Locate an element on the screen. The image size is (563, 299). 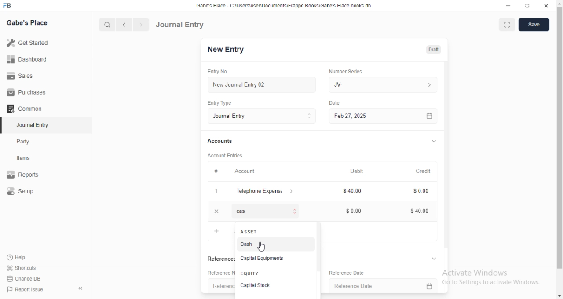
Search is located at coordinates (105, 25).